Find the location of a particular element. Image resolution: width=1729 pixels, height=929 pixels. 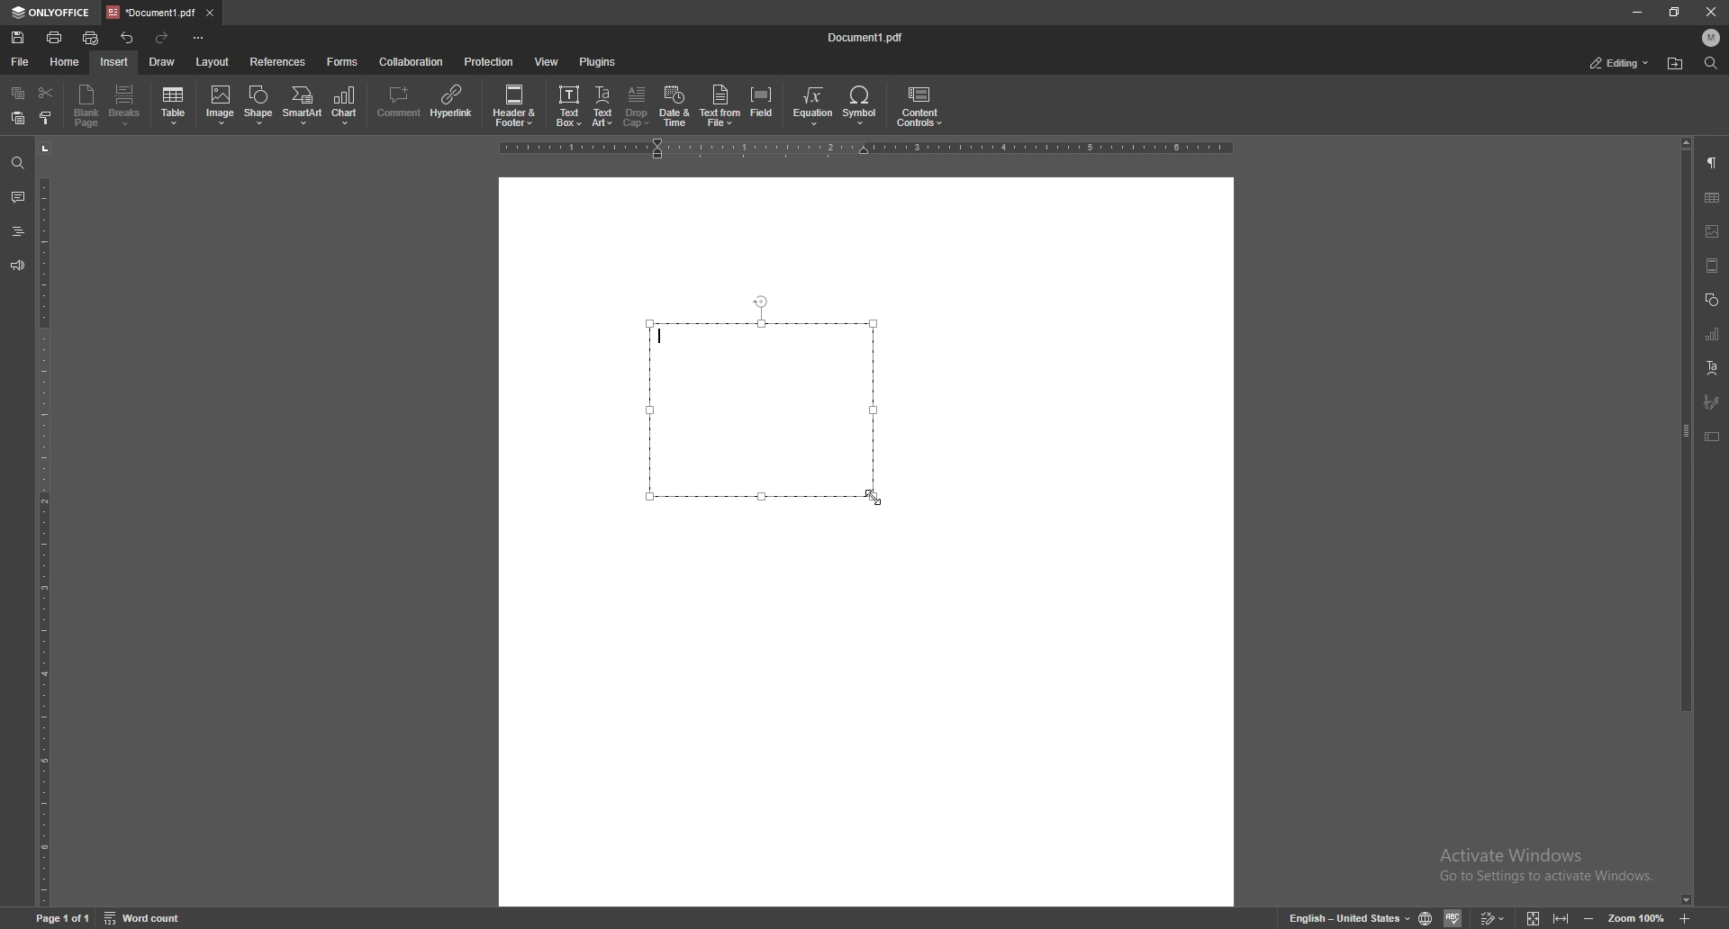

references is located at coordinates (278, 62).